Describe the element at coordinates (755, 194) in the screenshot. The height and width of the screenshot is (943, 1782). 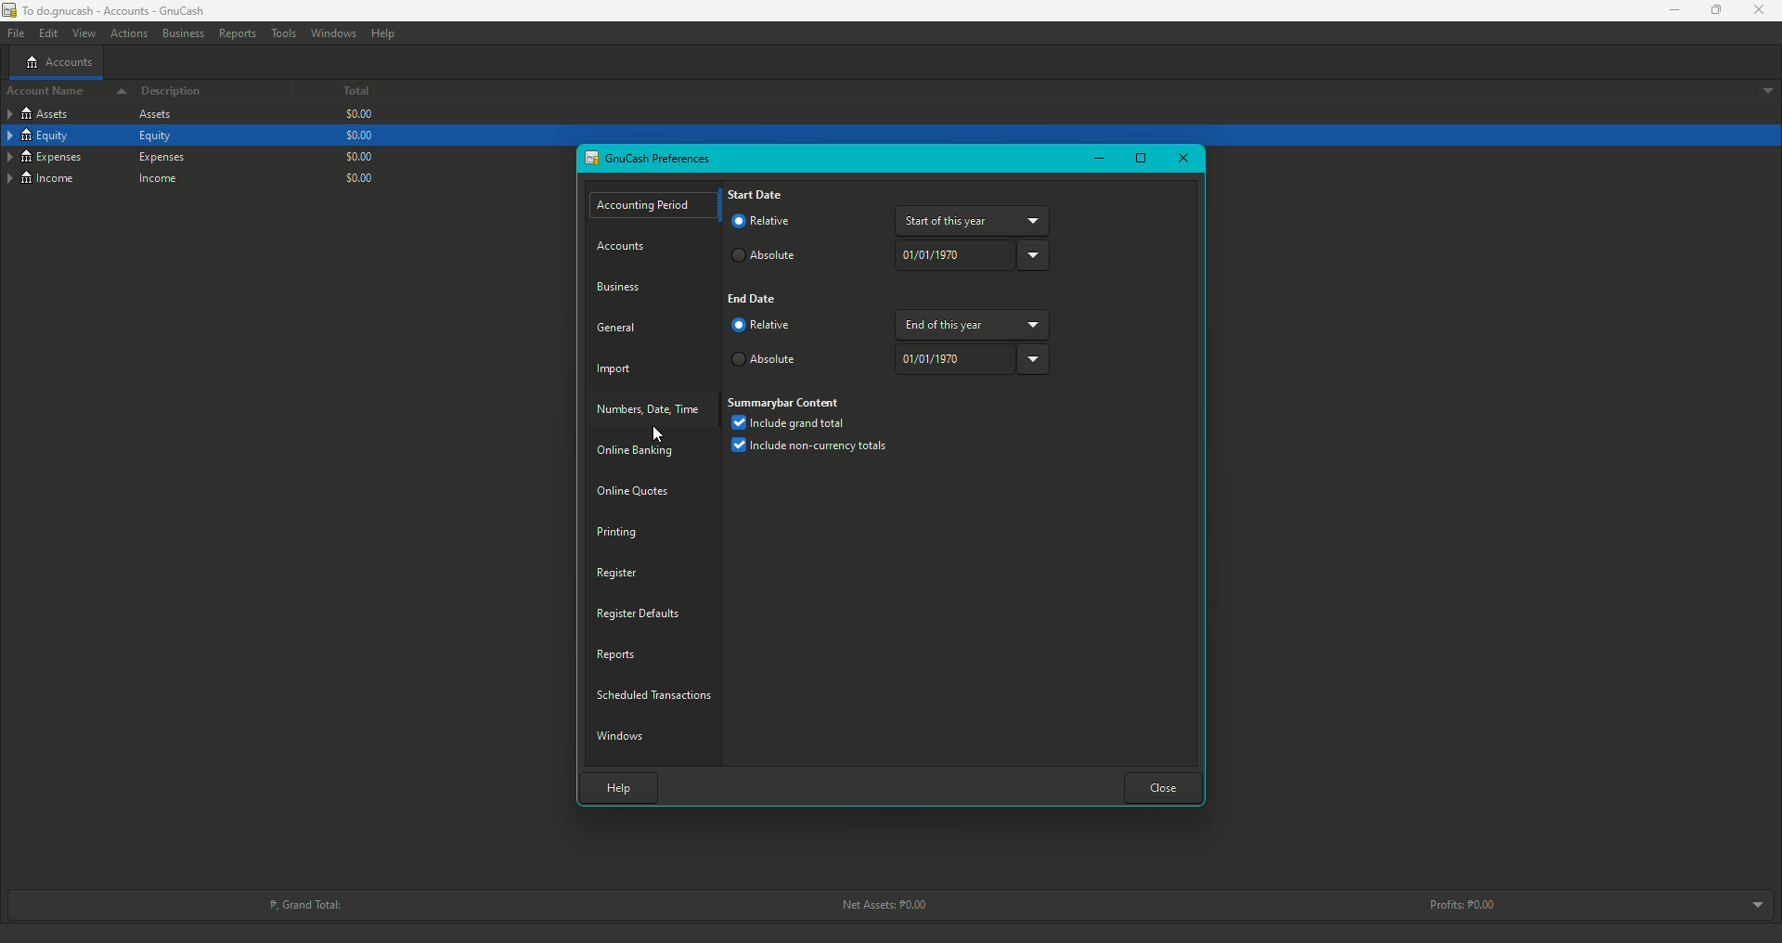
I see `Start date` at that location.